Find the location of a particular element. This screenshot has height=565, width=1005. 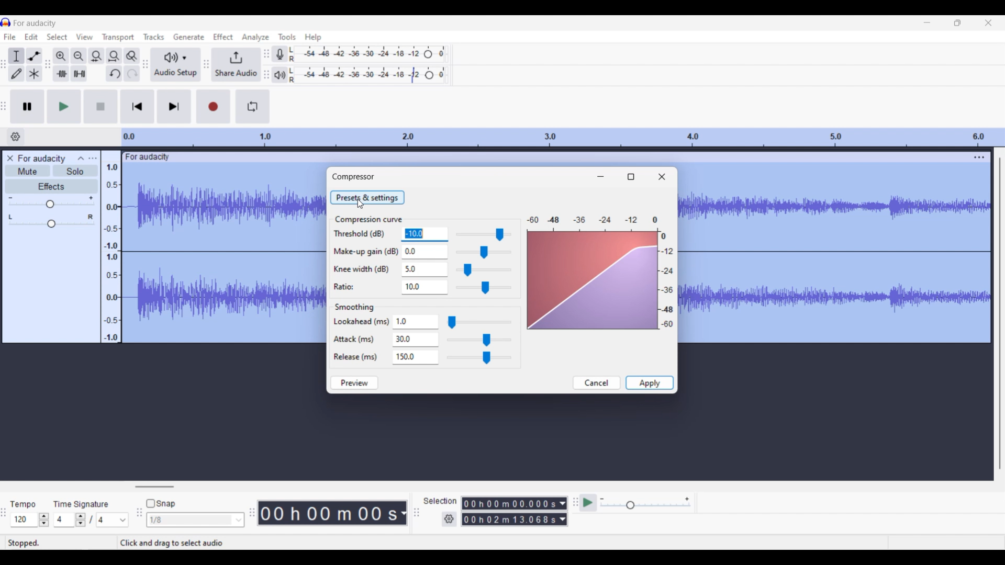

Zoom toggle is located at coordinates (131, 55).